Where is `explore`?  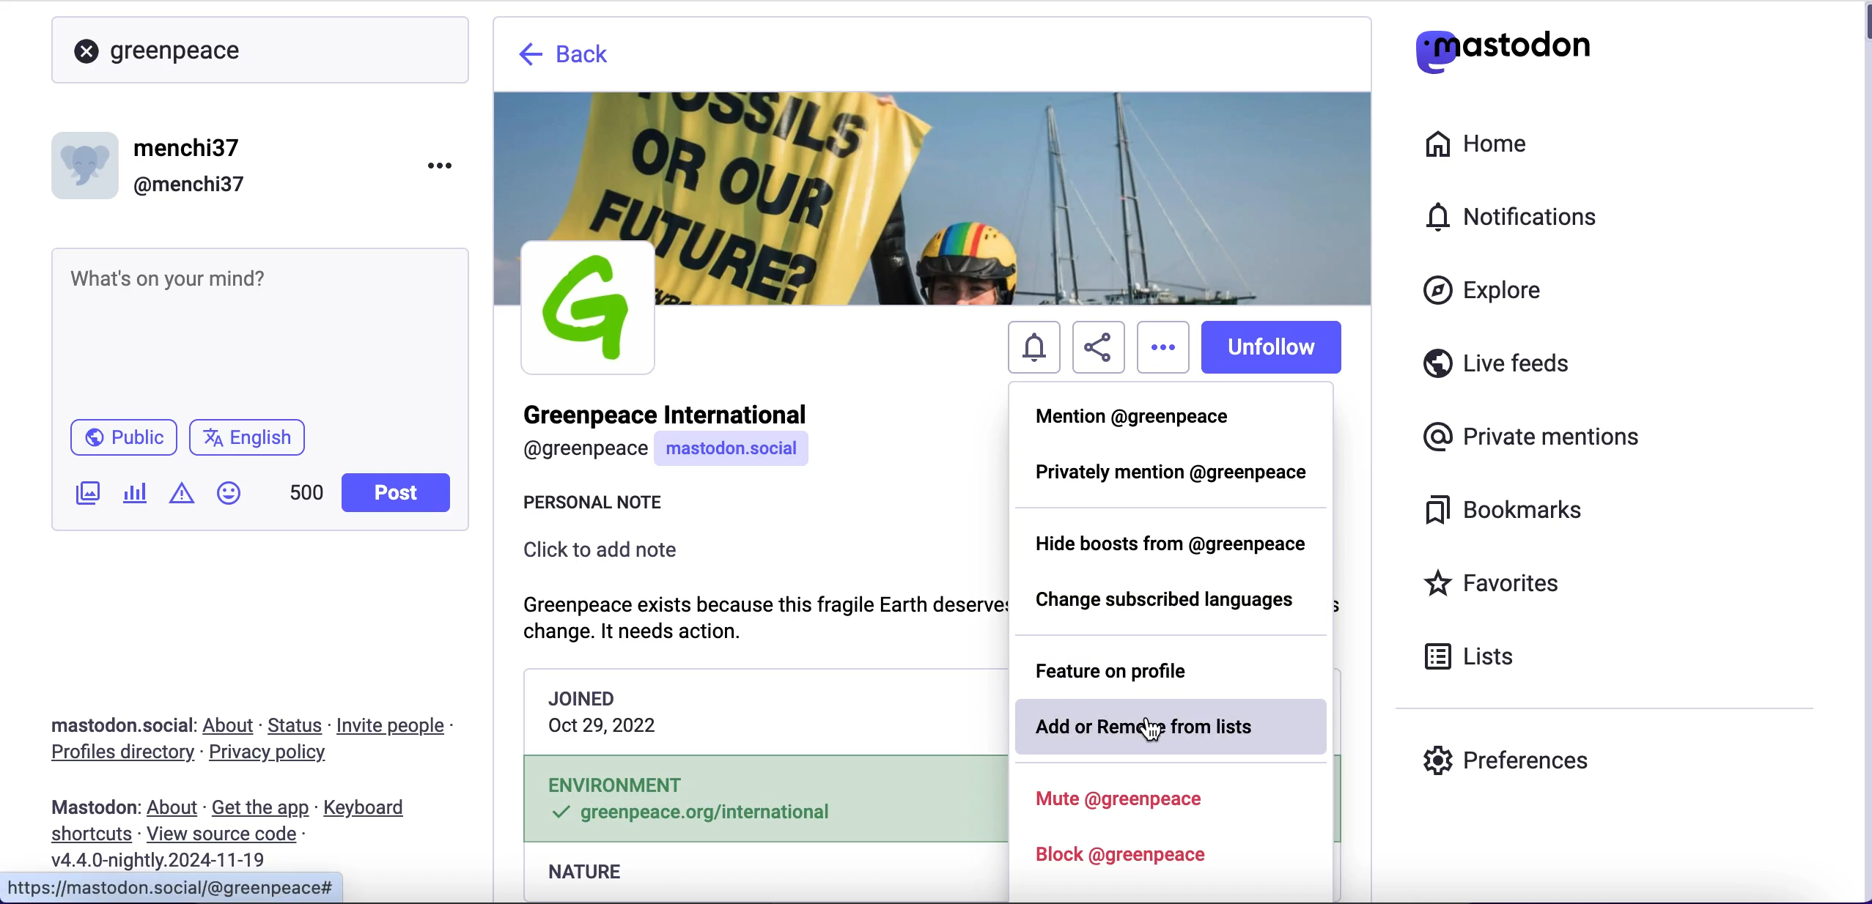
explore is located at coordinates (1497, 292).